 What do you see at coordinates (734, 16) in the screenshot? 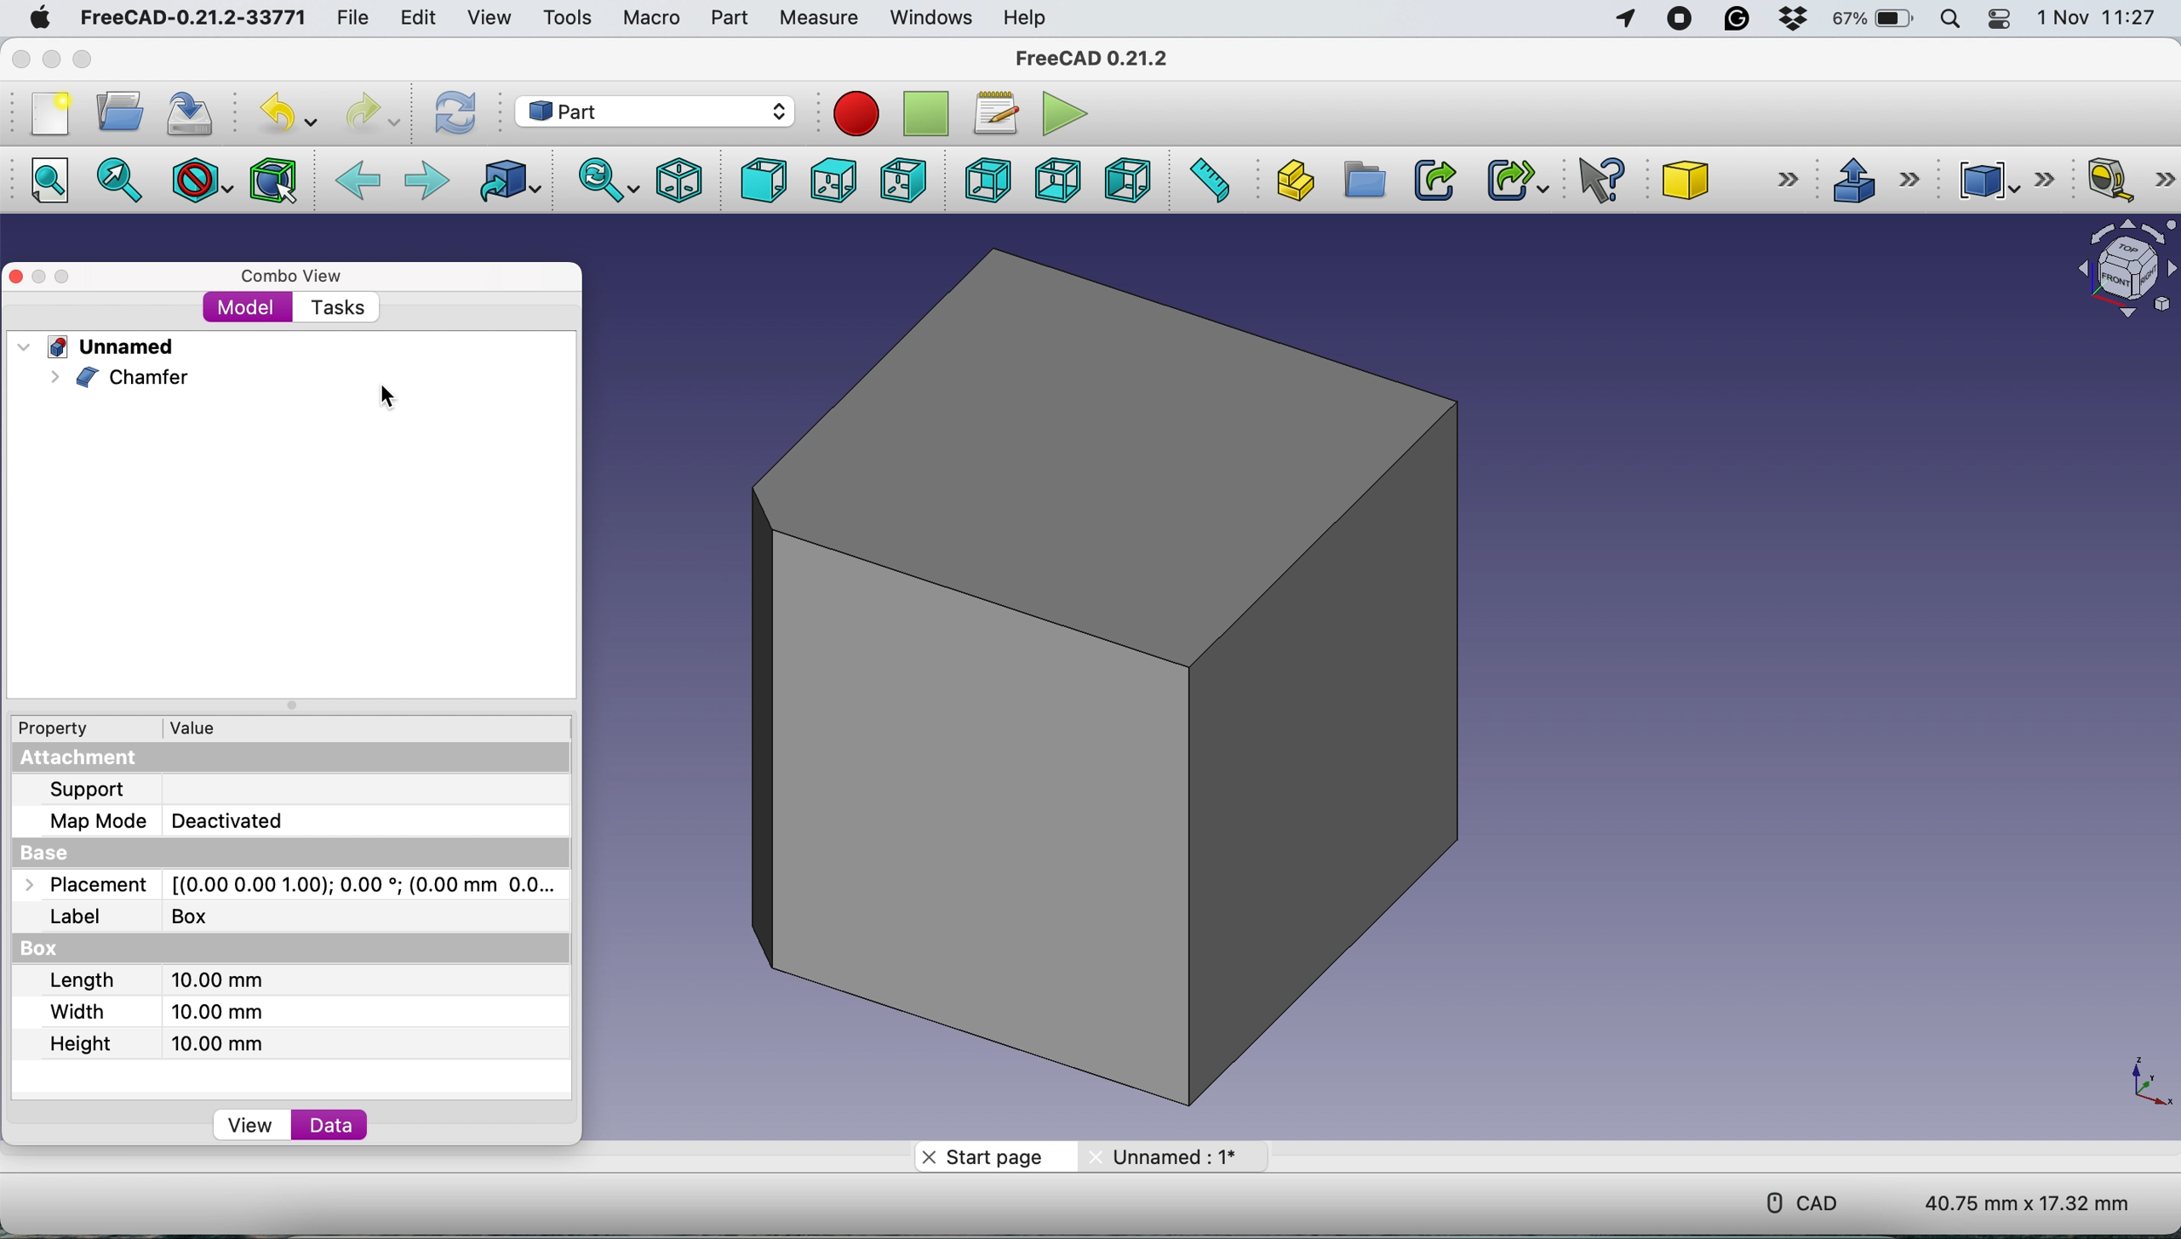
I see `part` at bounding box center [734, 16].